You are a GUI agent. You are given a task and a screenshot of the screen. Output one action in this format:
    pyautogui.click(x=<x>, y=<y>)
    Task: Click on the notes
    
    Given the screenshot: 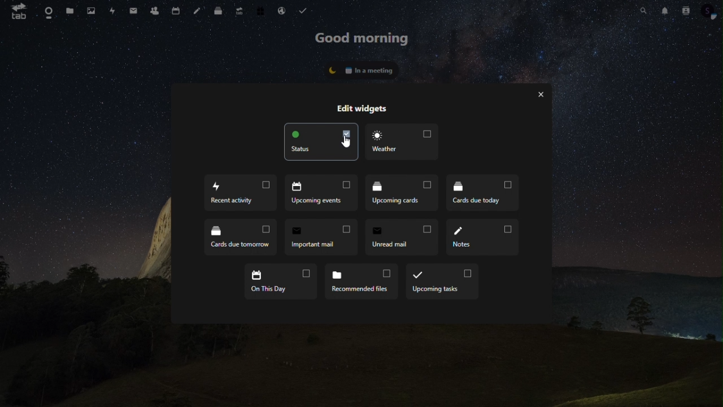 What is the action you would take?
    pyautogui.click(x=484, y=237)
    